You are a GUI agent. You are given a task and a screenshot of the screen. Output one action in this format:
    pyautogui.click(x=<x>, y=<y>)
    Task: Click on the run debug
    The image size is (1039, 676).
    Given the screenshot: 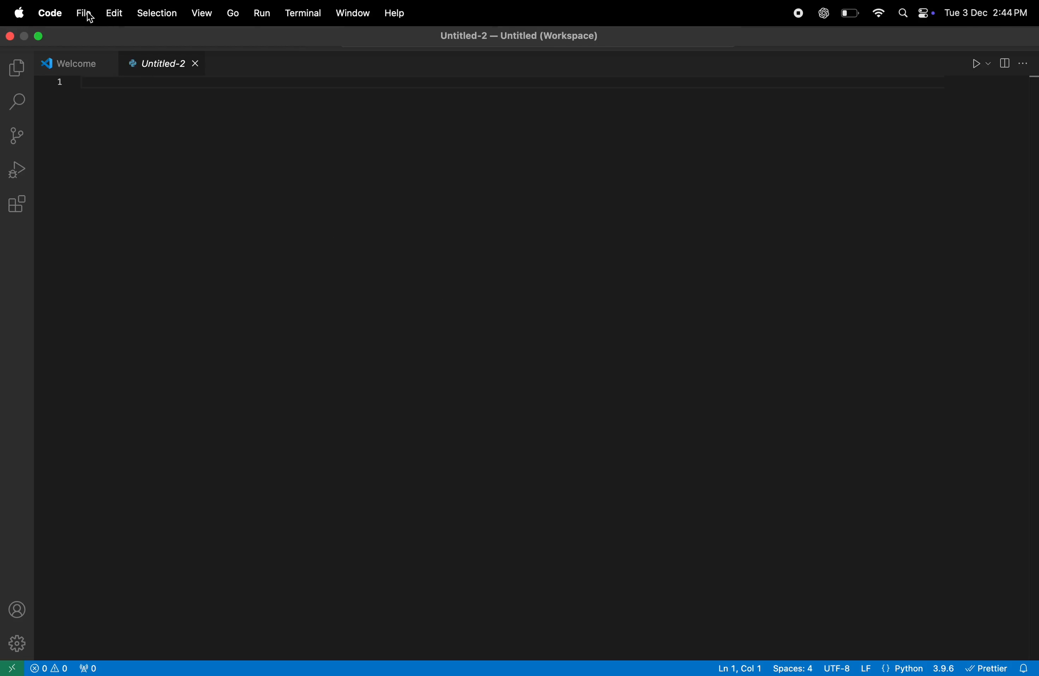 What is the action you would take?
    pyautogui.click(x=18, y=166)
    